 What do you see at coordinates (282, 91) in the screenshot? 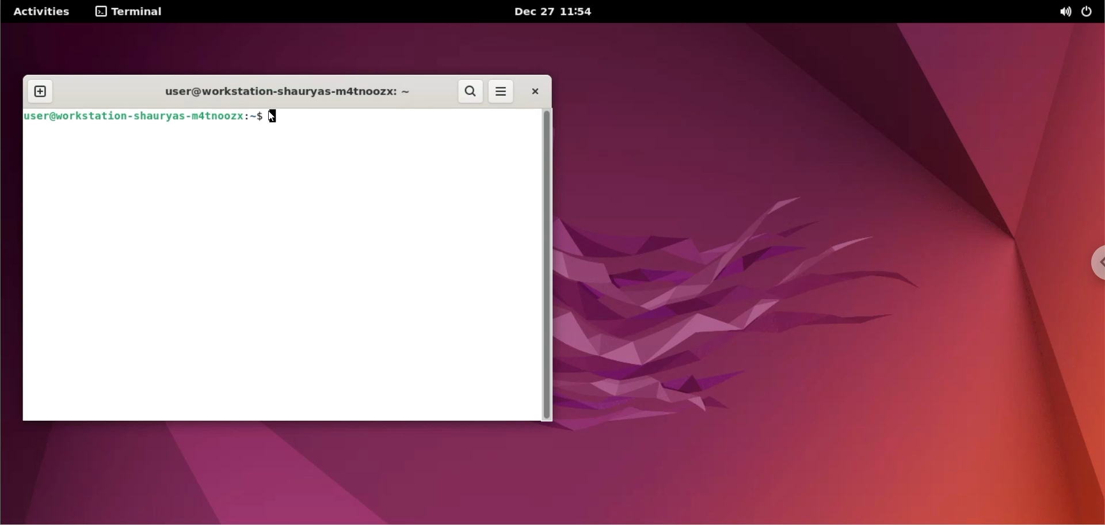
I see `terminal title: user@workstation-shauryas-m4tnoozx:~$ ` at bounding box center [282, 91].